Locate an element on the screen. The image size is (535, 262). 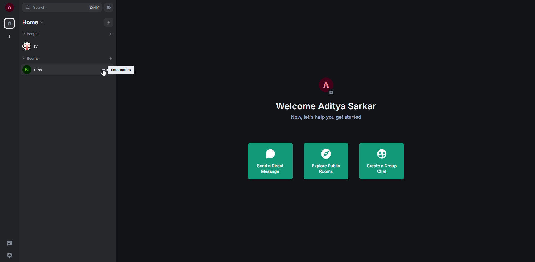
navigator is located at coordinates (109, 8).